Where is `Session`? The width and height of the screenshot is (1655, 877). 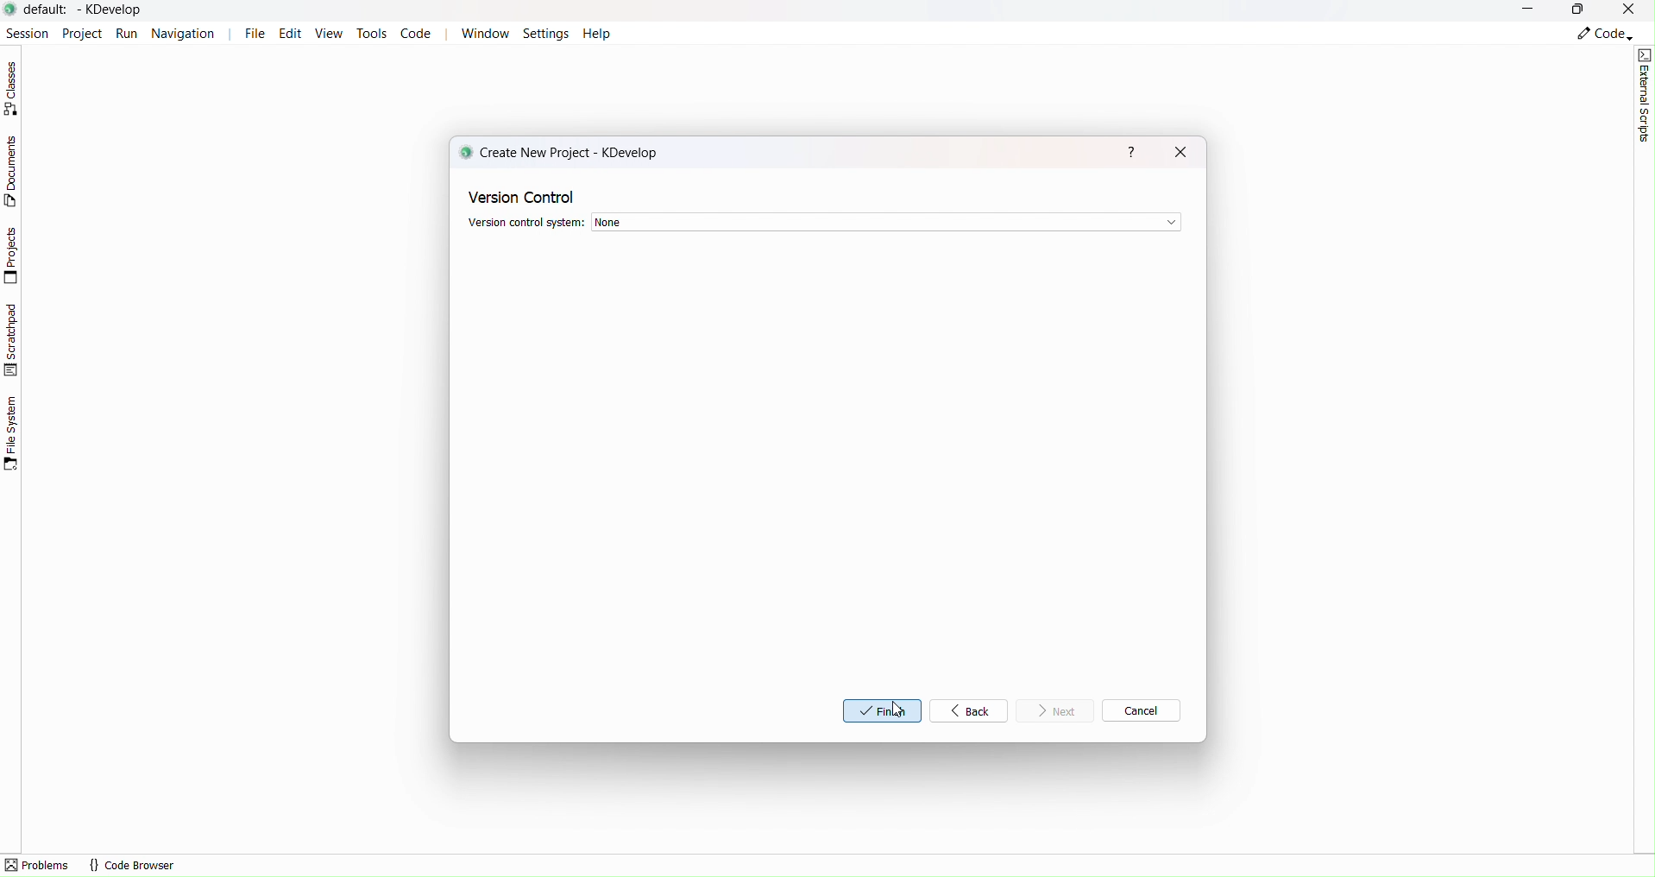 Session is located at coordinates (25, 31).